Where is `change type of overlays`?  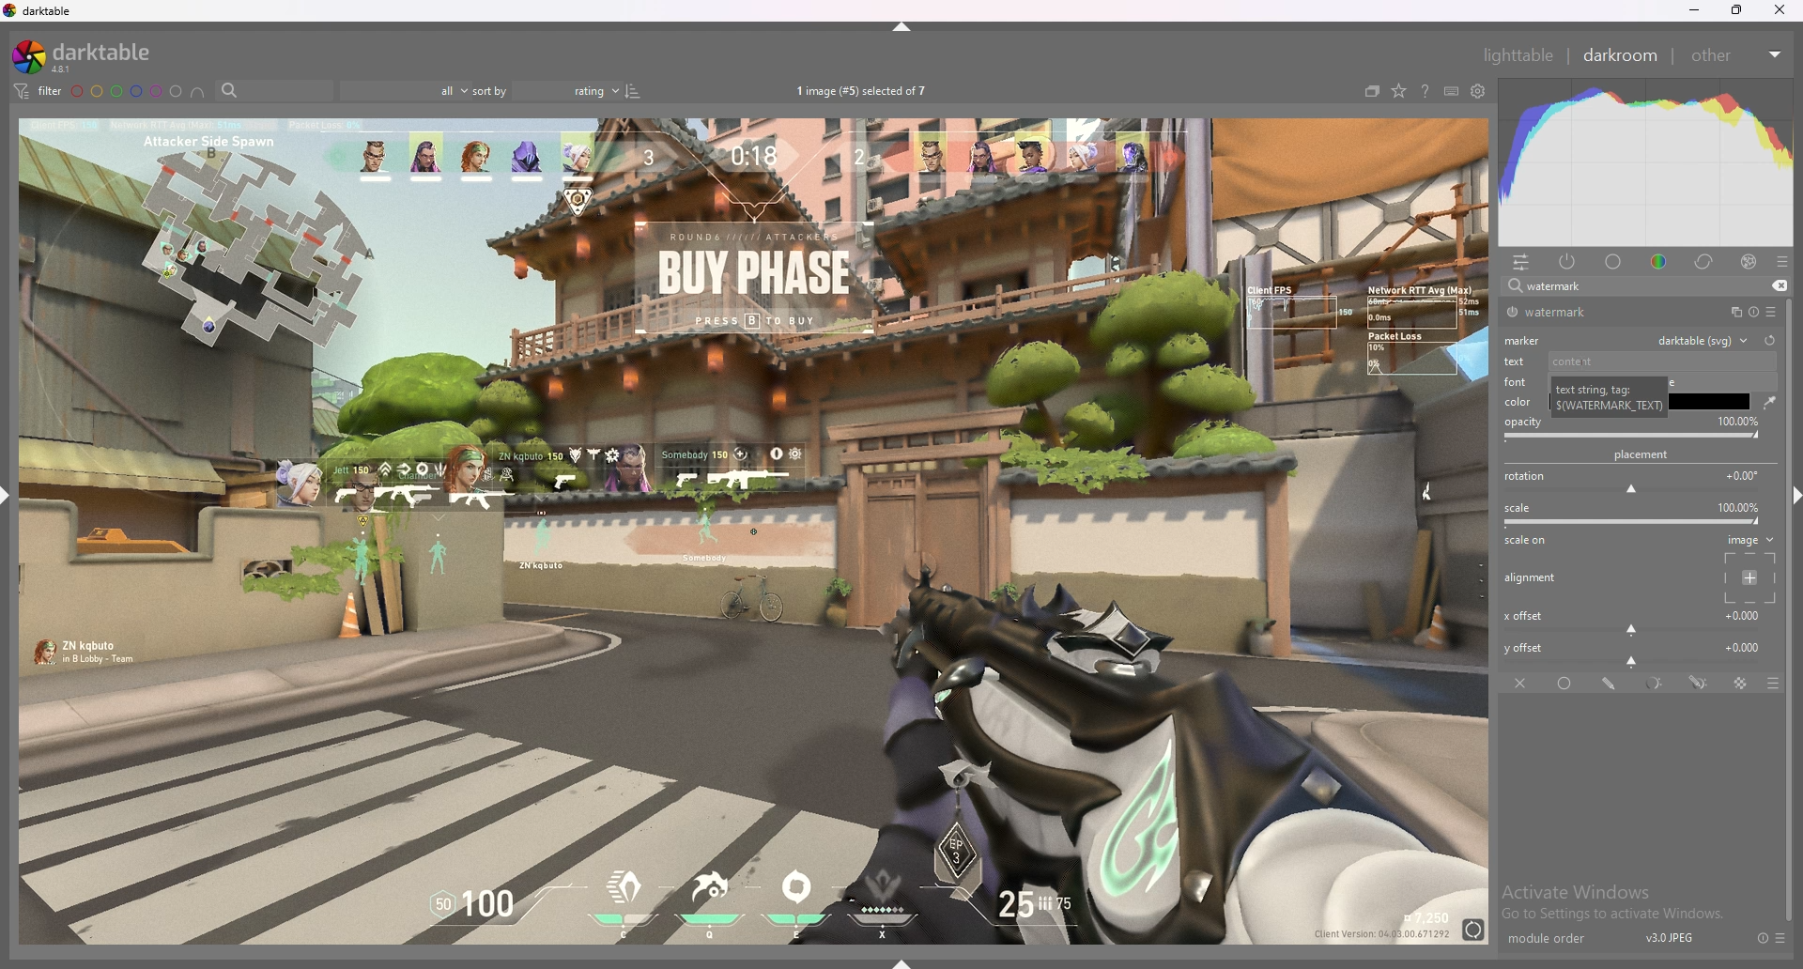
change type of overlays is located at coordinates (1398, 92).